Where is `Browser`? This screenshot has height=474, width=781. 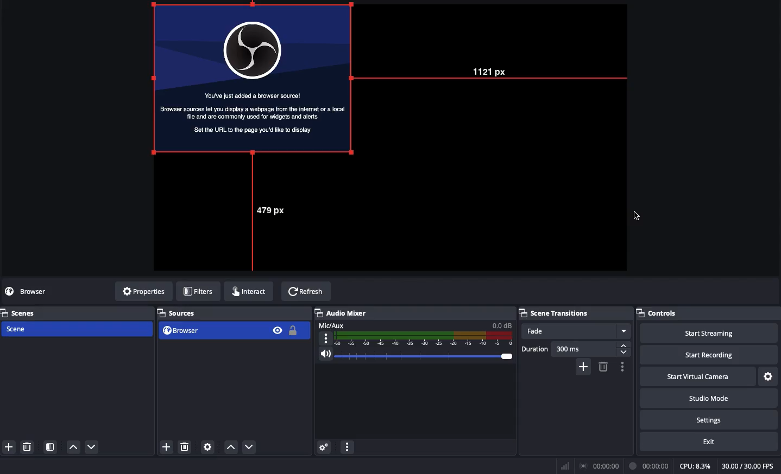
Browser is located at coordinates (210, 330).